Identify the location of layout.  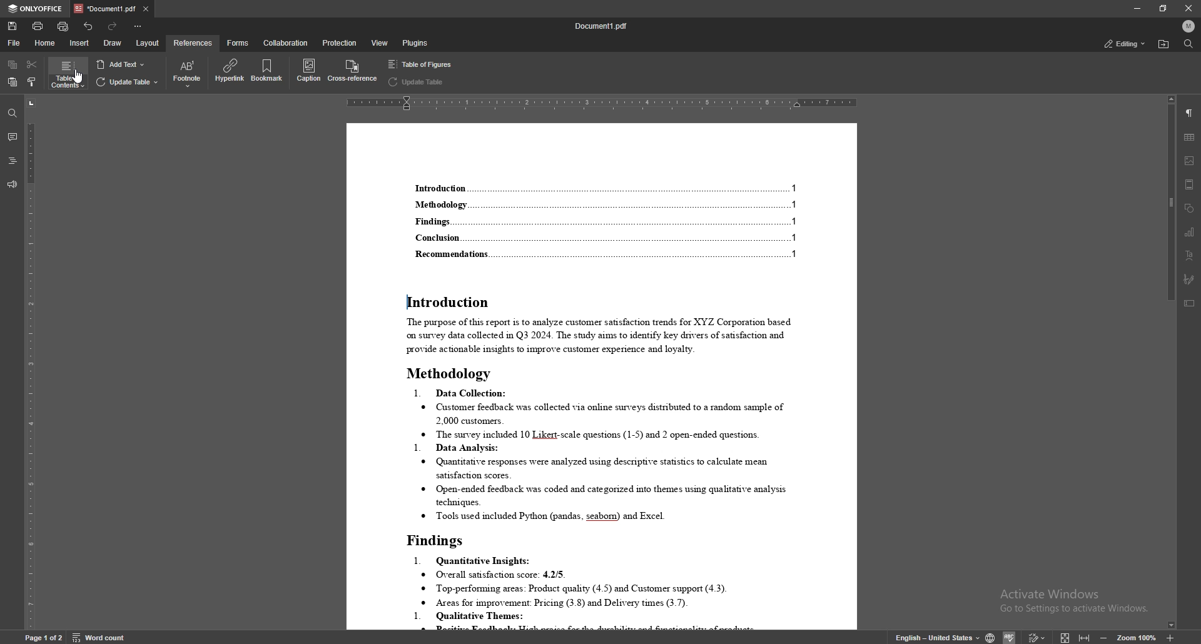
(148, 43).